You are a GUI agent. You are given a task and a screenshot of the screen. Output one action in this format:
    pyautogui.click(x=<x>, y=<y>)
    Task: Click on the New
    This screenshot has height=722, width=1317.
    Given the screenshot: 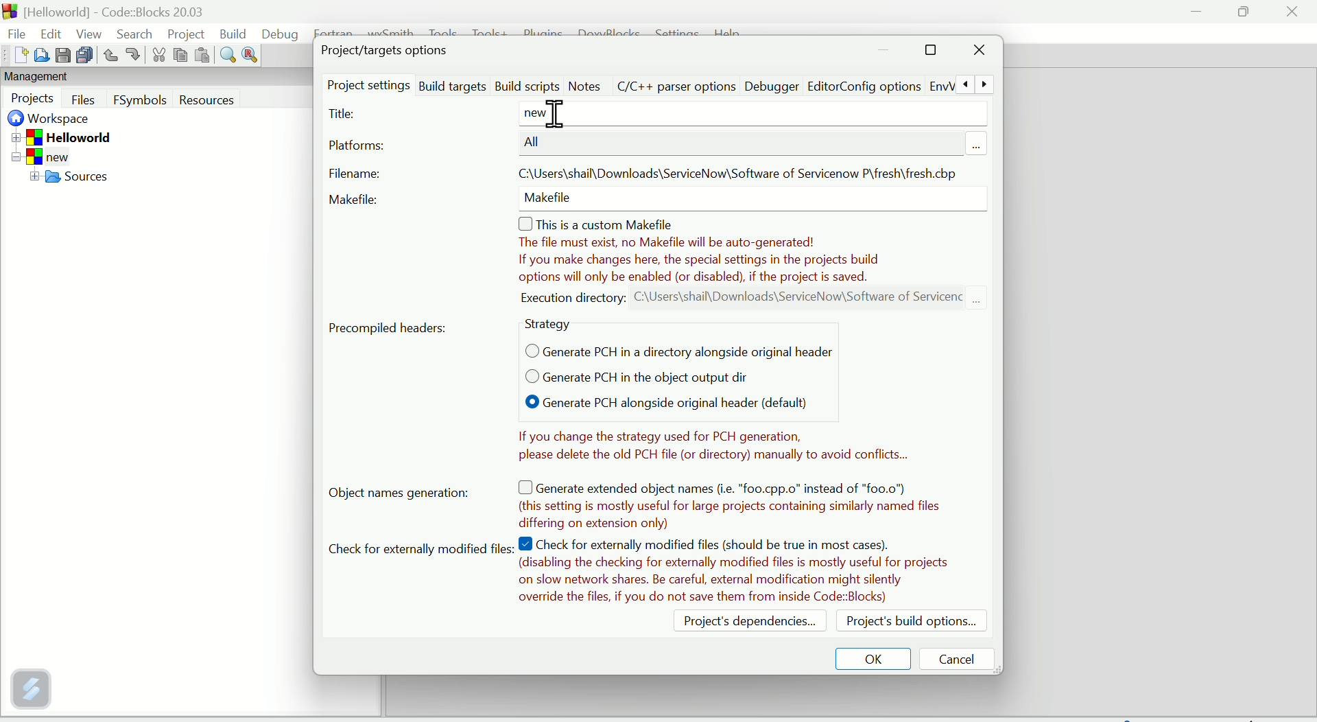 What is the action you would take?
    pyautogui.click(x=15, y=56)
    